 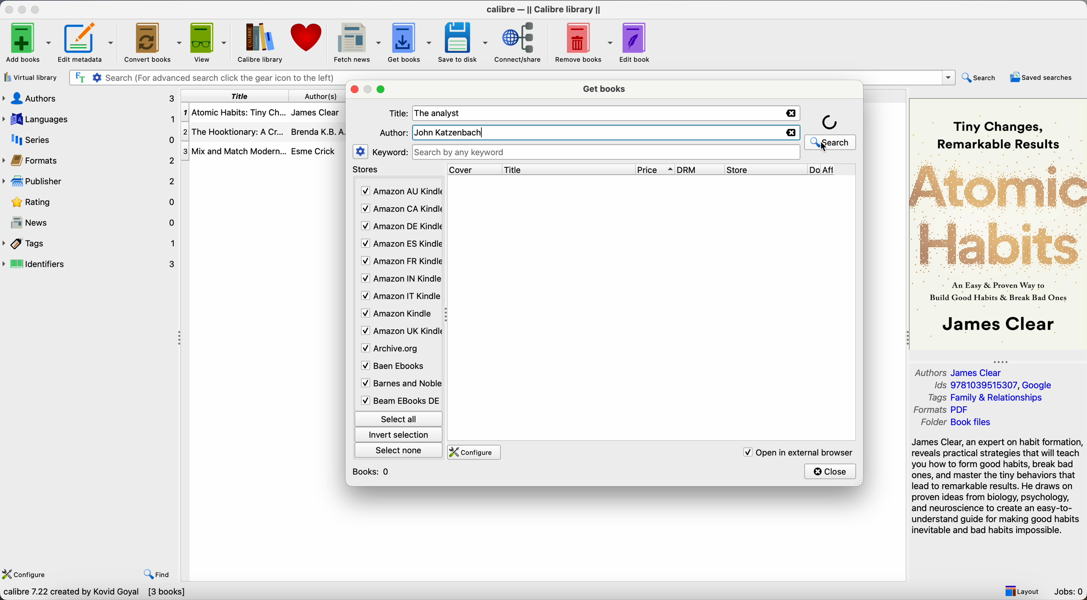 I want to click on identifiers, so click(x=93, y=263).